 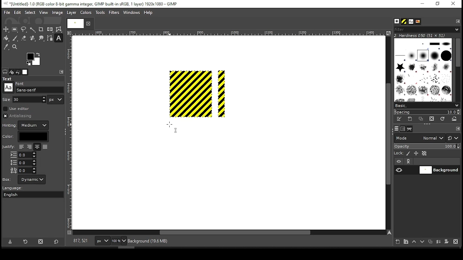 What do you see at coordinates (42, 38) in the screenshot?
I see `smudge tool` at bounding box center [42, 38].